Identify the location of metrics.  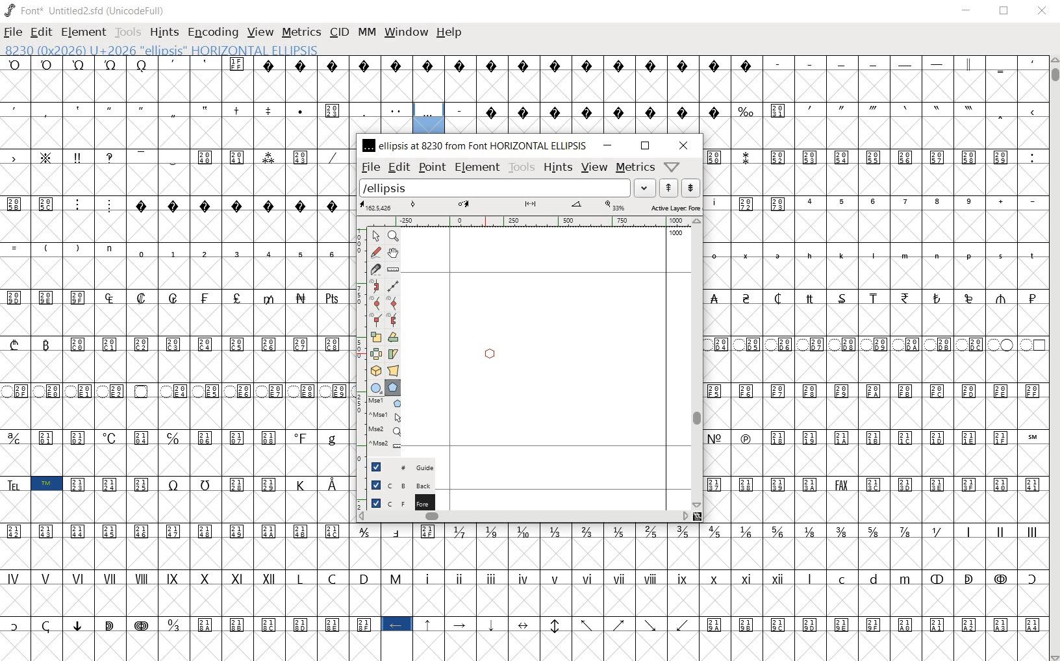
(633, 169).